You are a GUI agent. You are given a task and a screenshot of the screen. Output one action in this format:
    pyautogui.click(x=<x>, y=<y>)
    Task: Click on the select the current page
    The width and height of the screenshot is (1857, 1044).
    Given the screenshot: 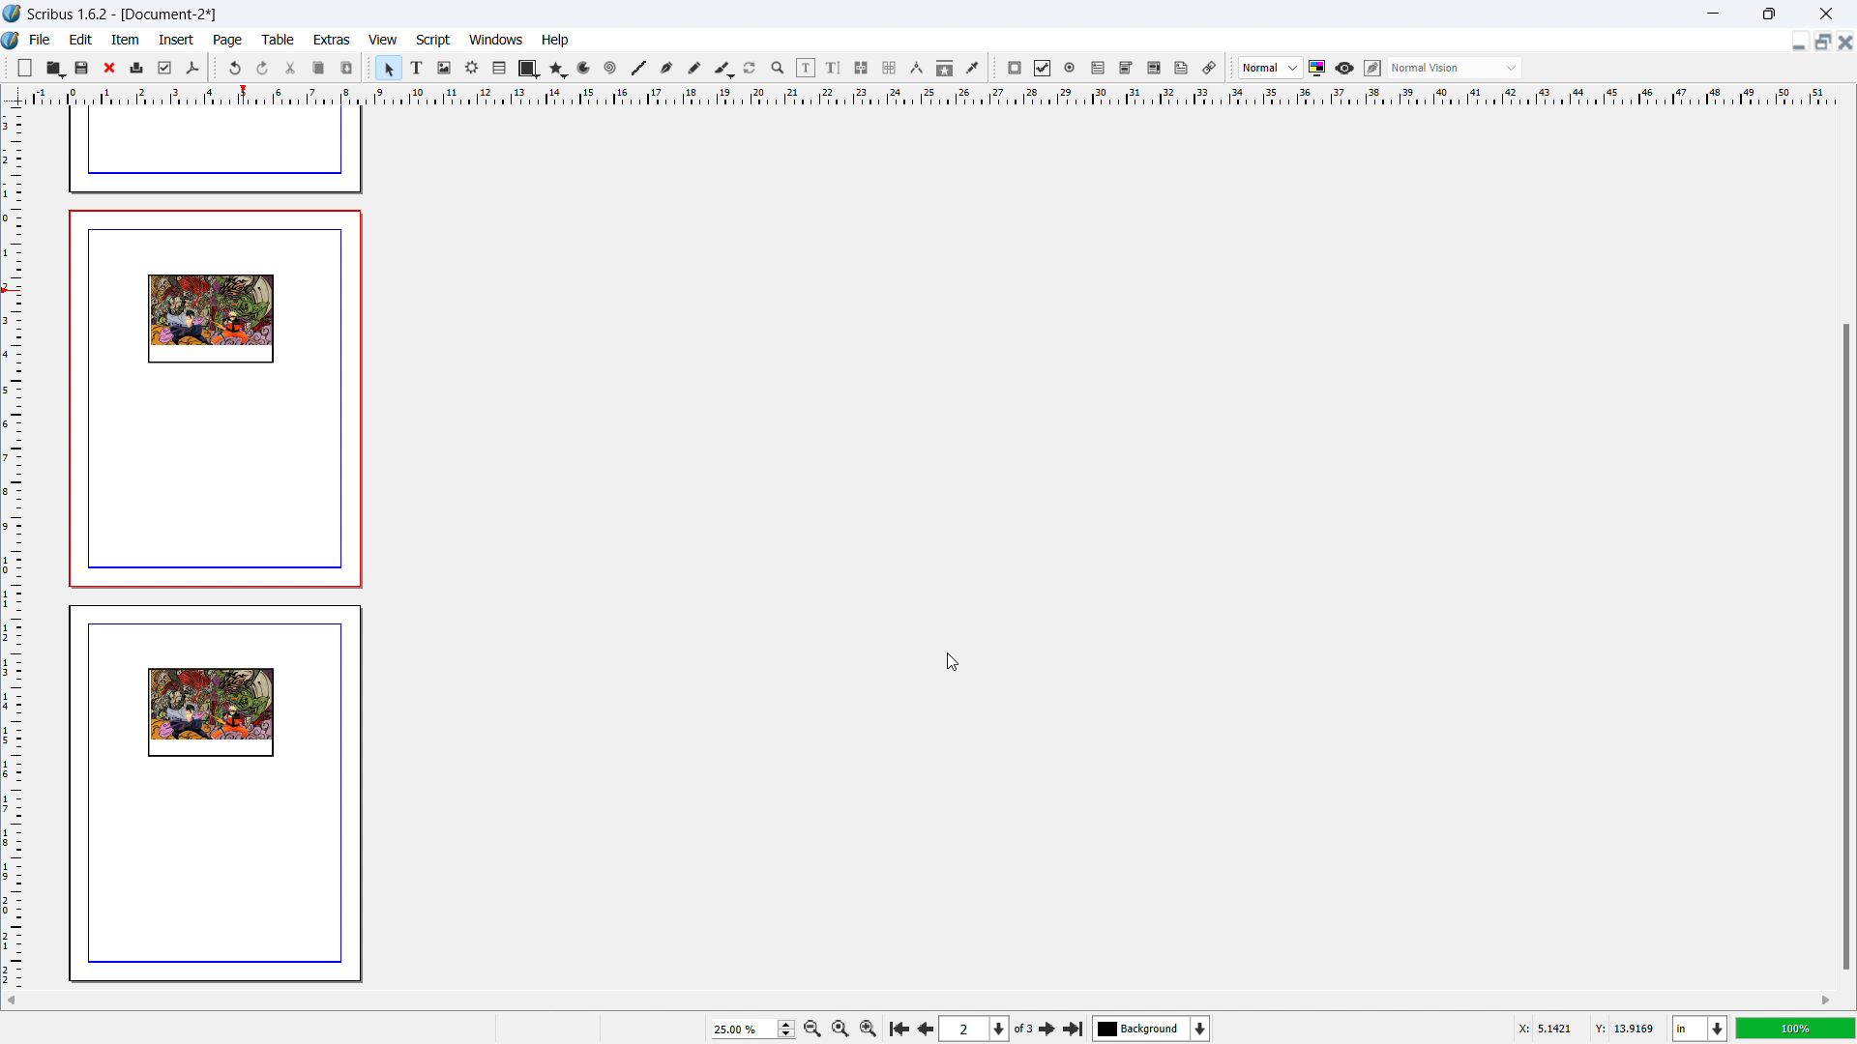 What is the action you would take?
    pyautogui.click(x=974, y=1029)
    